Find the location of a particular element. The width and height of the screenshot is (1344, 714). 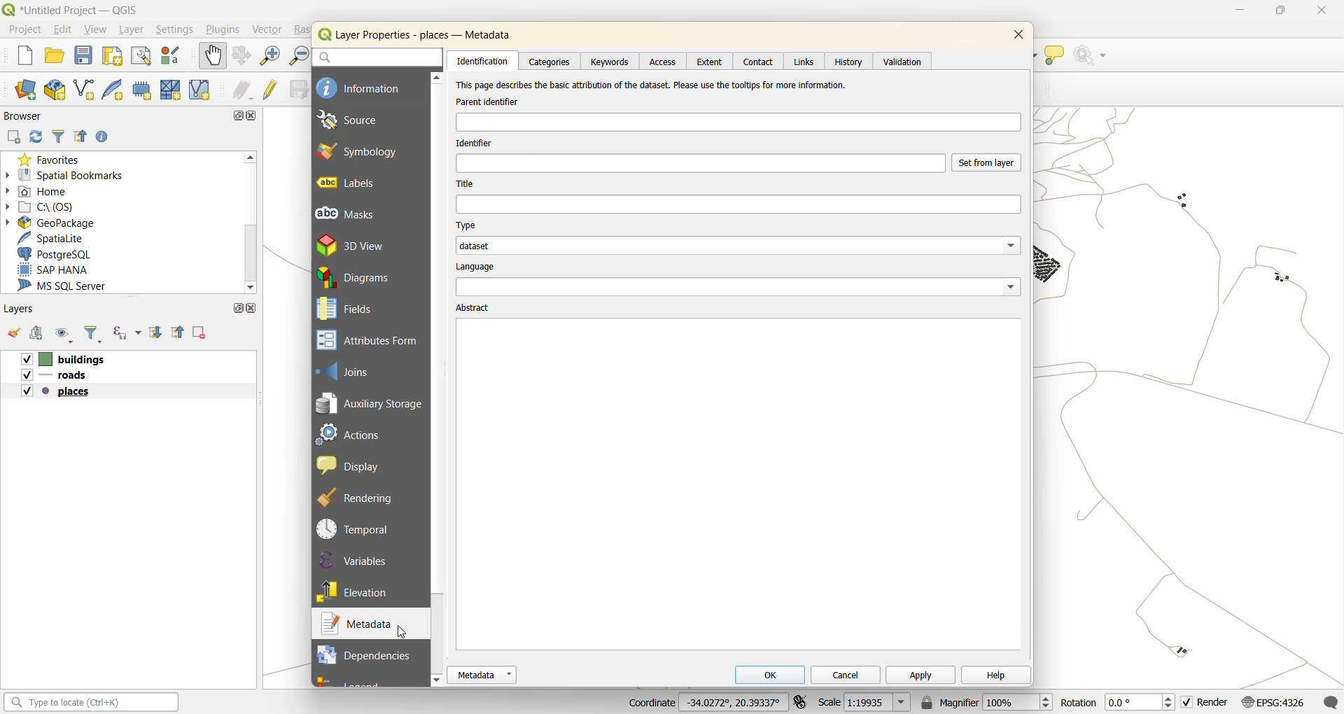

magnifier is located at coordinates (987, 703).